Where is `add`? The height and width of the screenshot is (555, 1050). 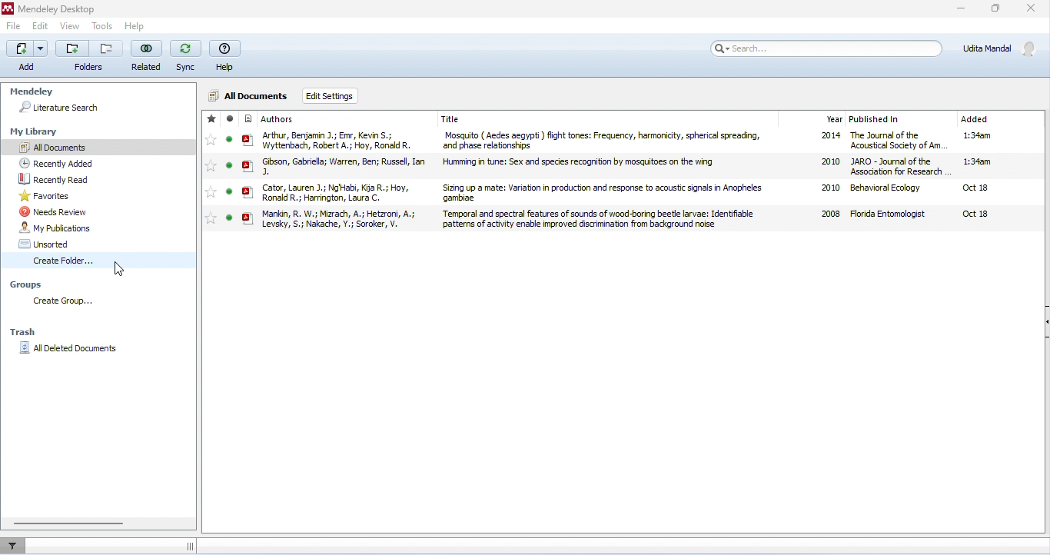
add is located at coordinates (22, 55).